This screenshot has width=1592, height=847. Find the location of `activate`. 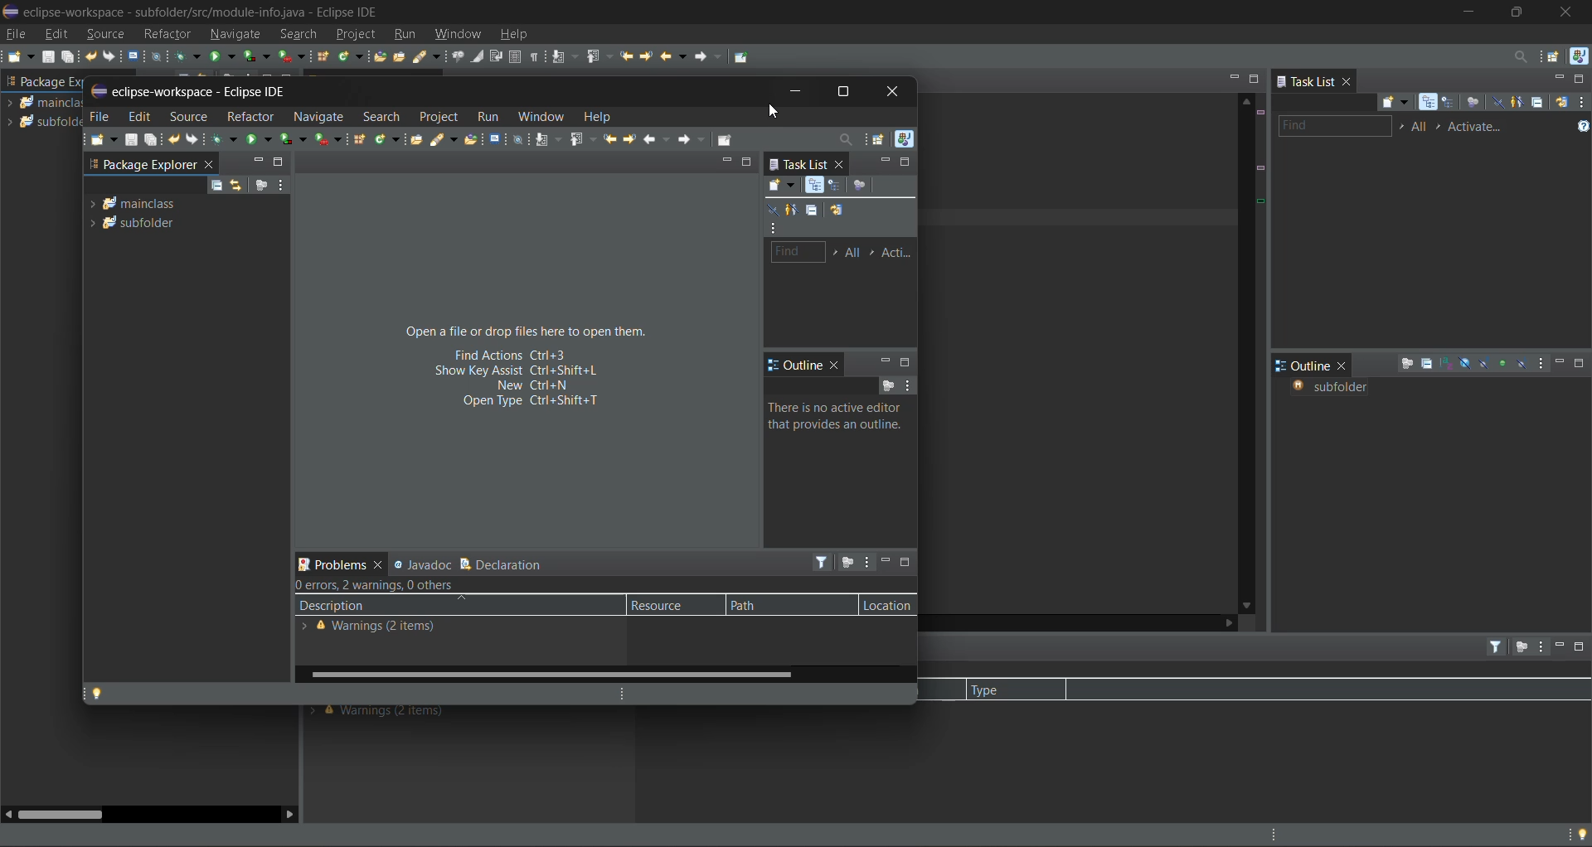

activate is located at coordinates (898, 252).